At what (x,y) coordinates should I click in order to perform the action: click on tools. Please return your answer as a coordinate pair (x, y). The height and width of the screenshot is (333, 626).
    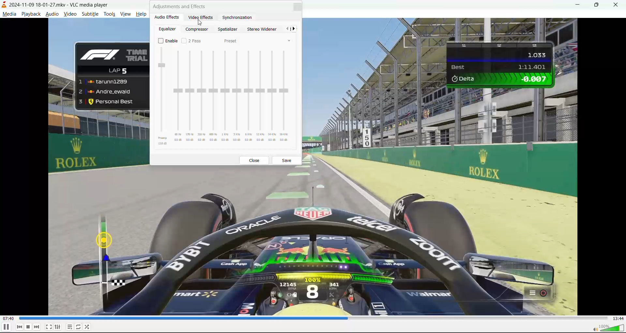
    Looking at the image, I should click on (109, 14).